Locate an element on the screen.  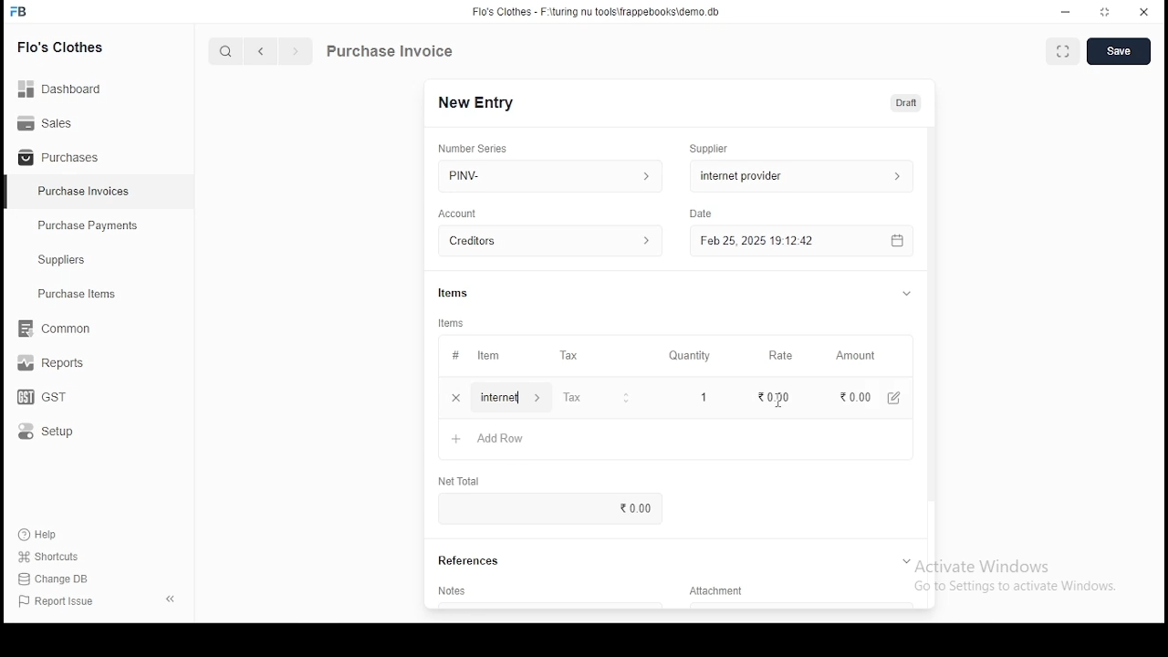
close pane is located at coordinates (169, 598).